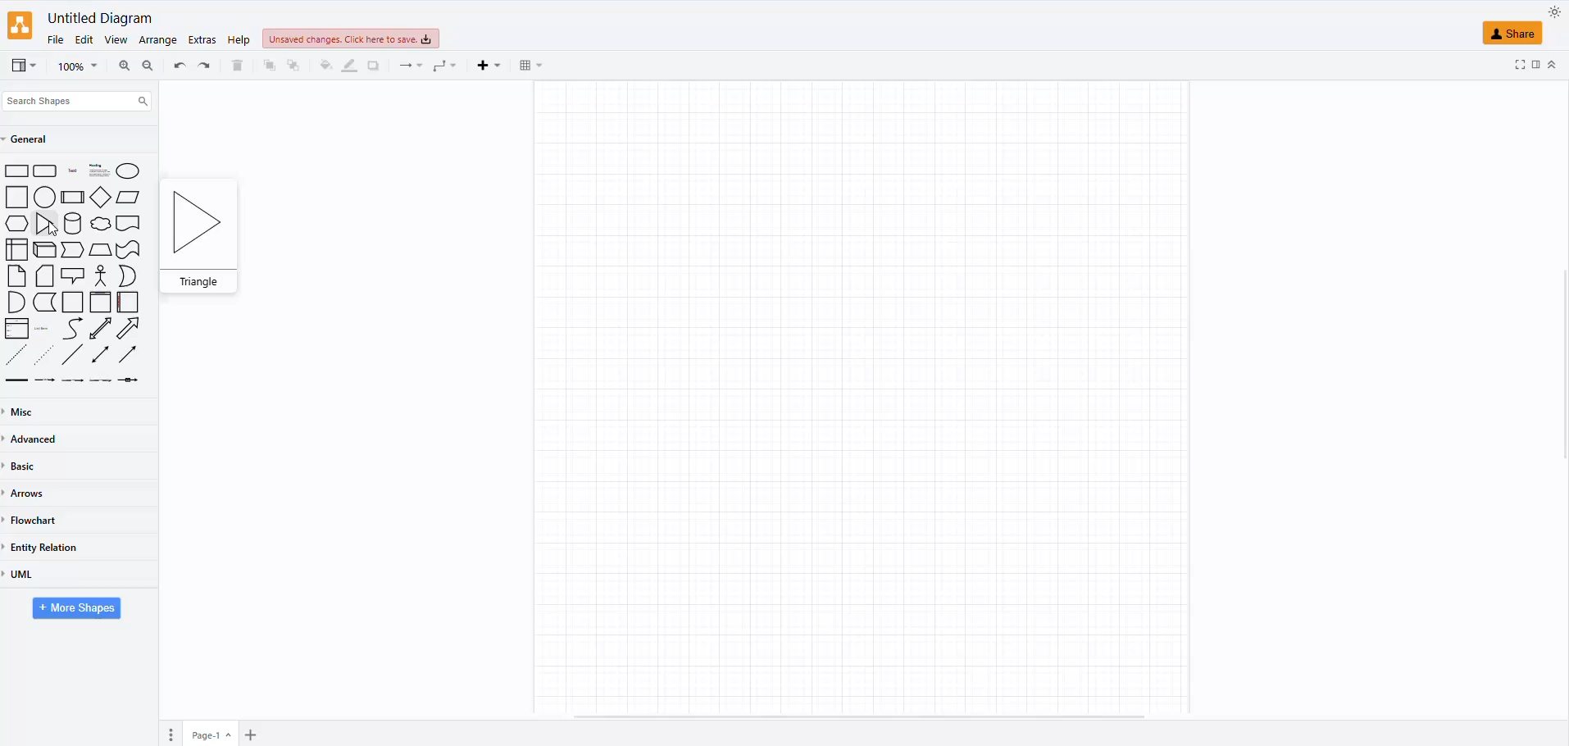  What do you see at coordinates (45, 196) in the screenshot?
I see `Oval` at bounding box center [45, 196].